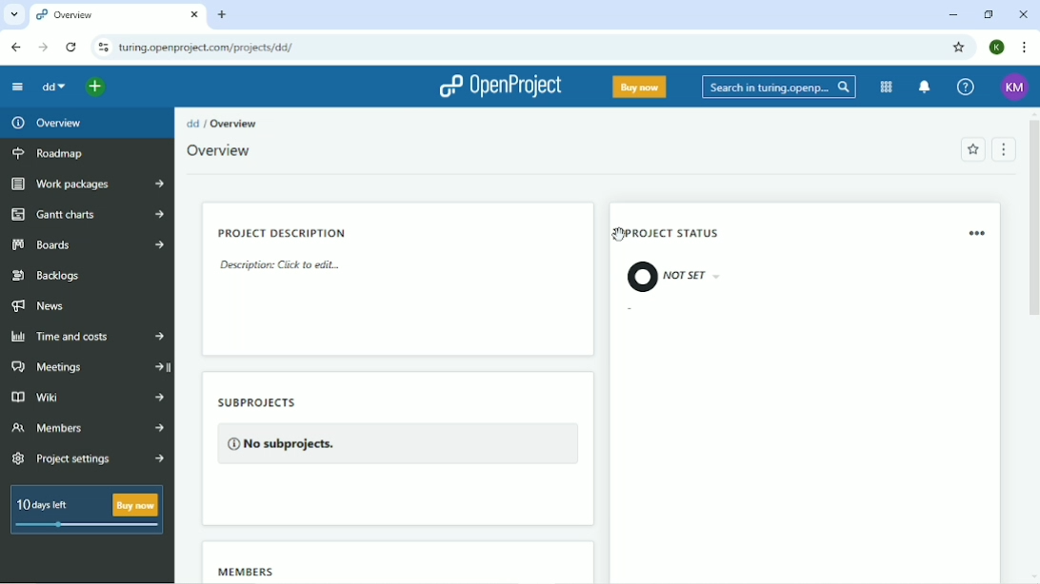 The height and width of the screenshot is (584, 1040). I want to click on dd, so click(53, 88).